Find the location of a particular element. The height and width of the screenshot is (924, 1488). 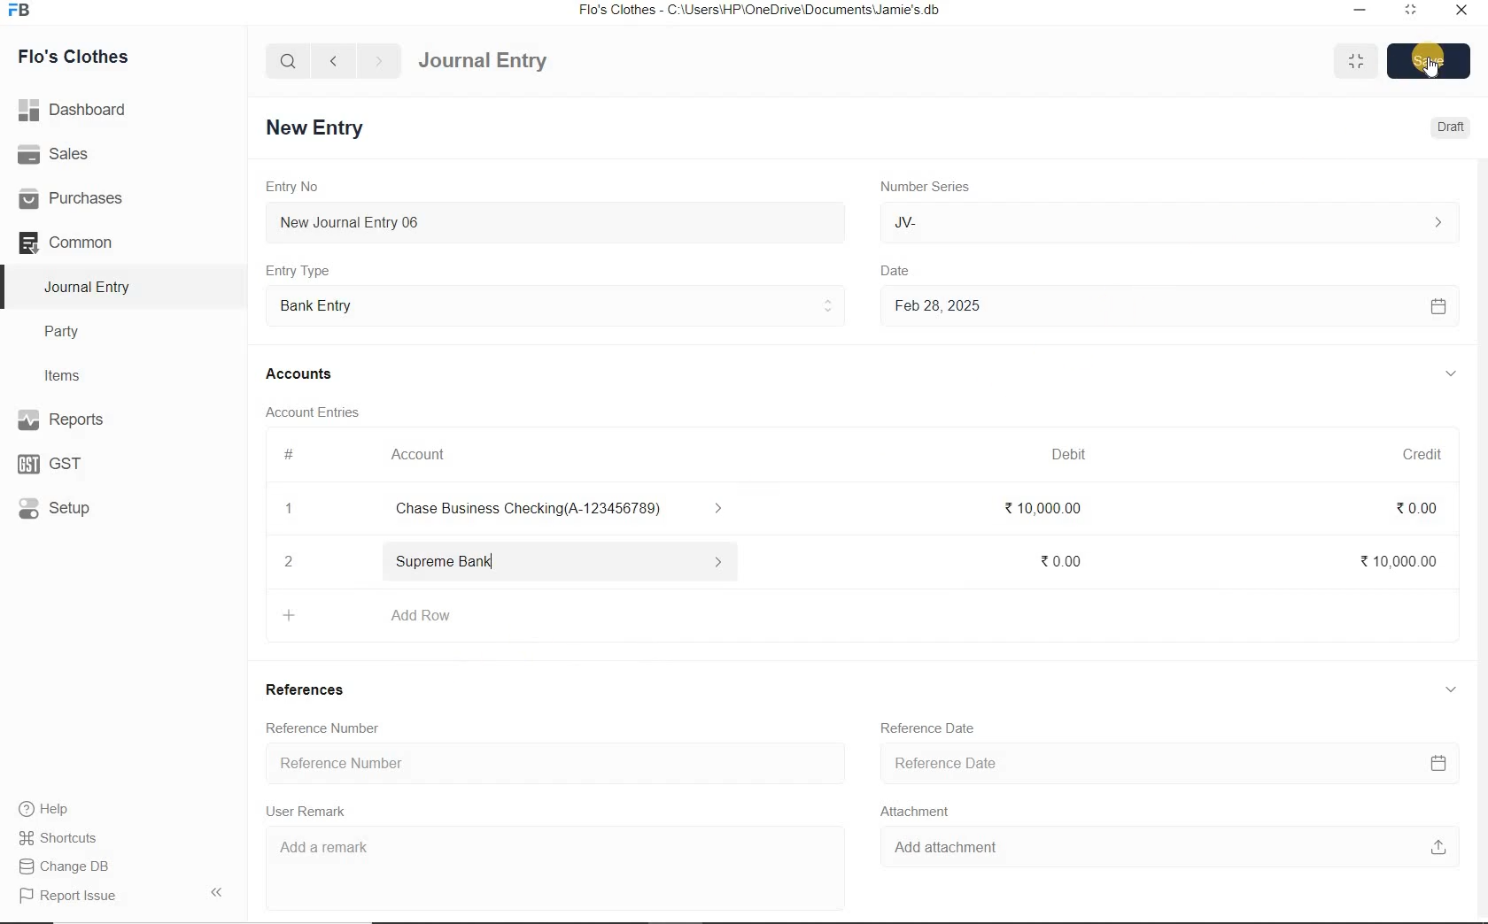

User Remark is located at coordinates (311, 812).